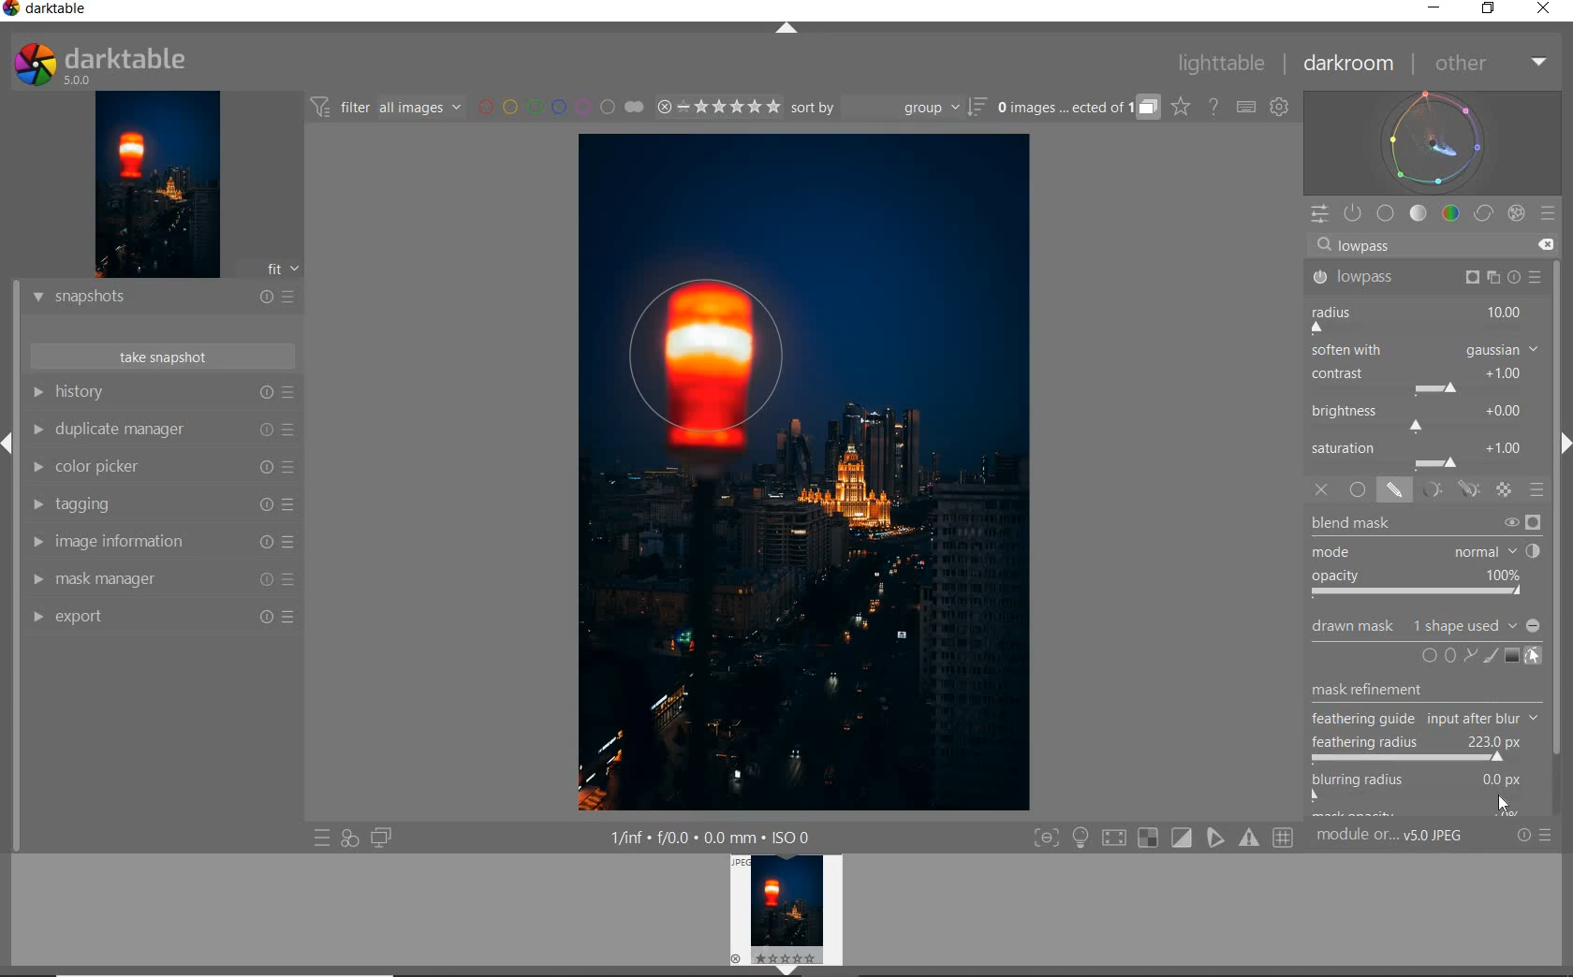  I want to click on BASE, so click(1388, 213).